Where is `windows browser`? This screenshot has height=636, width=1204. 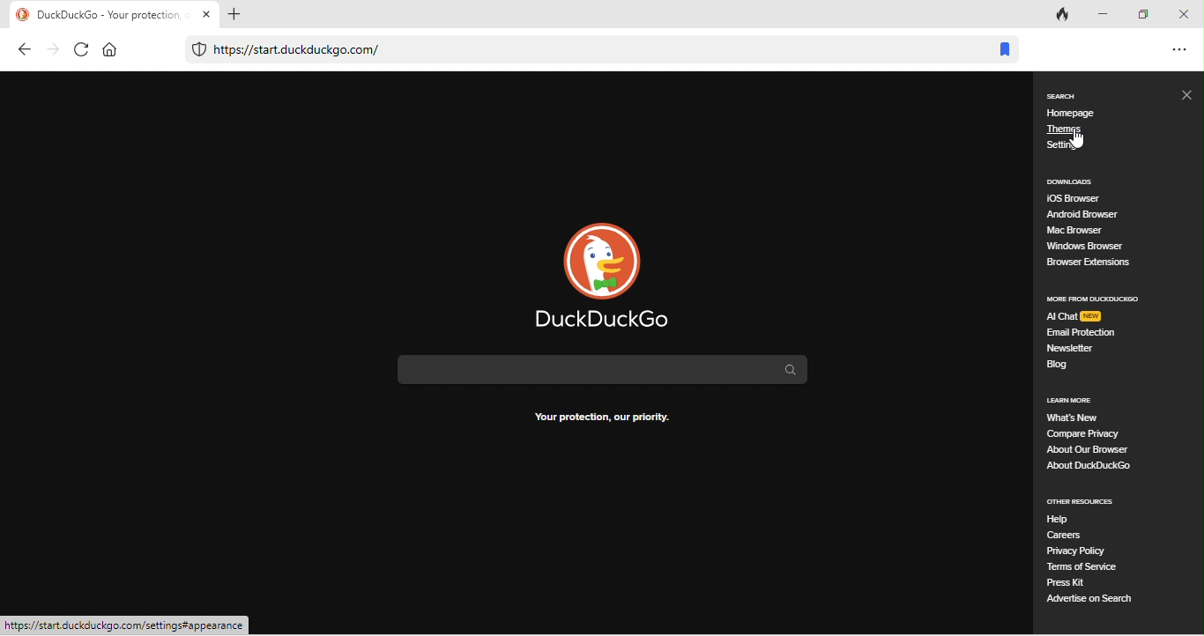
windows browser is located at coordinates (1086, 248).